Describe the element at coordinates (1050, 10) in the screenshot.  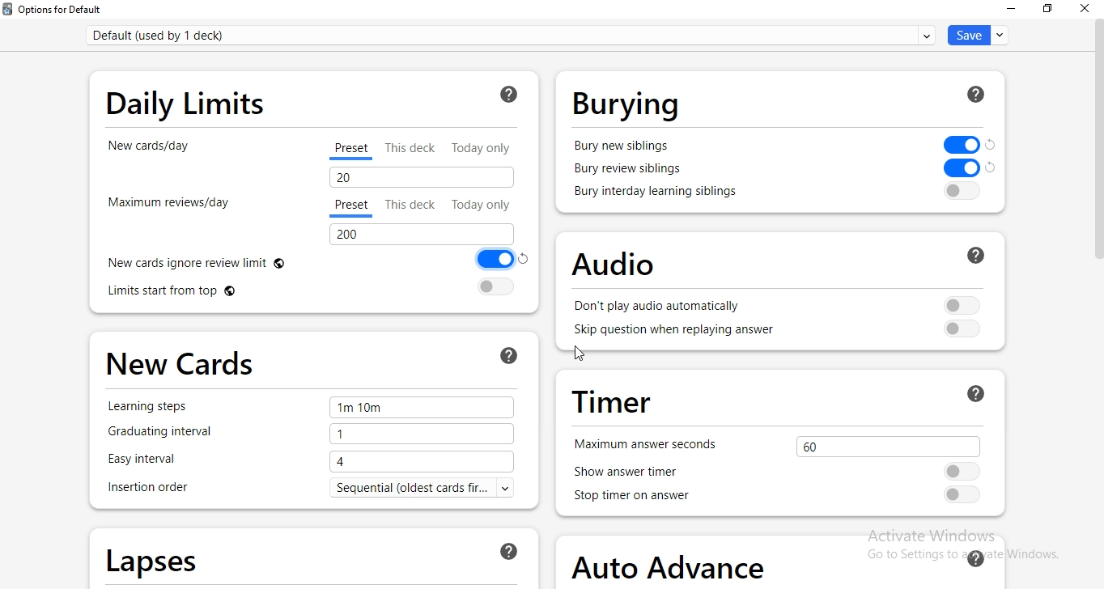
I see `restore` at that location.